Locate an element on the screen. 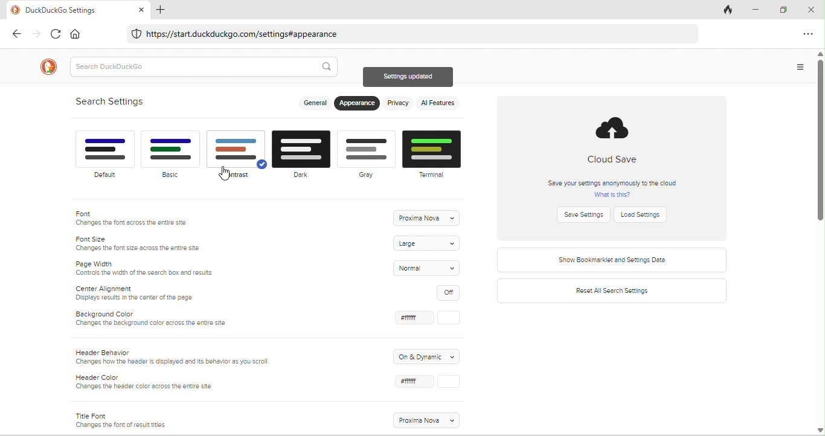  font size is located at coordinates (141, 243).